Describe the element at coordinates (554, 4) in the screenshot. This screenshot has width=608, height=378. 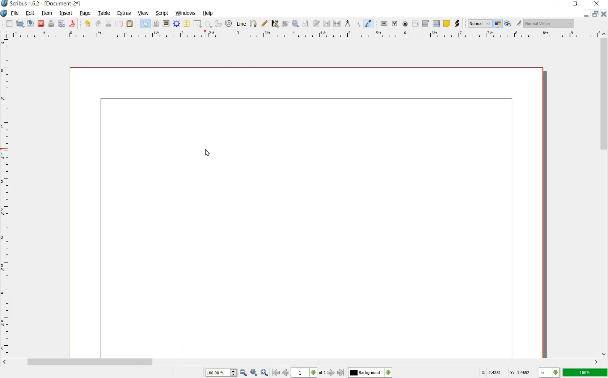
I see `MINIMIZE` at that location.